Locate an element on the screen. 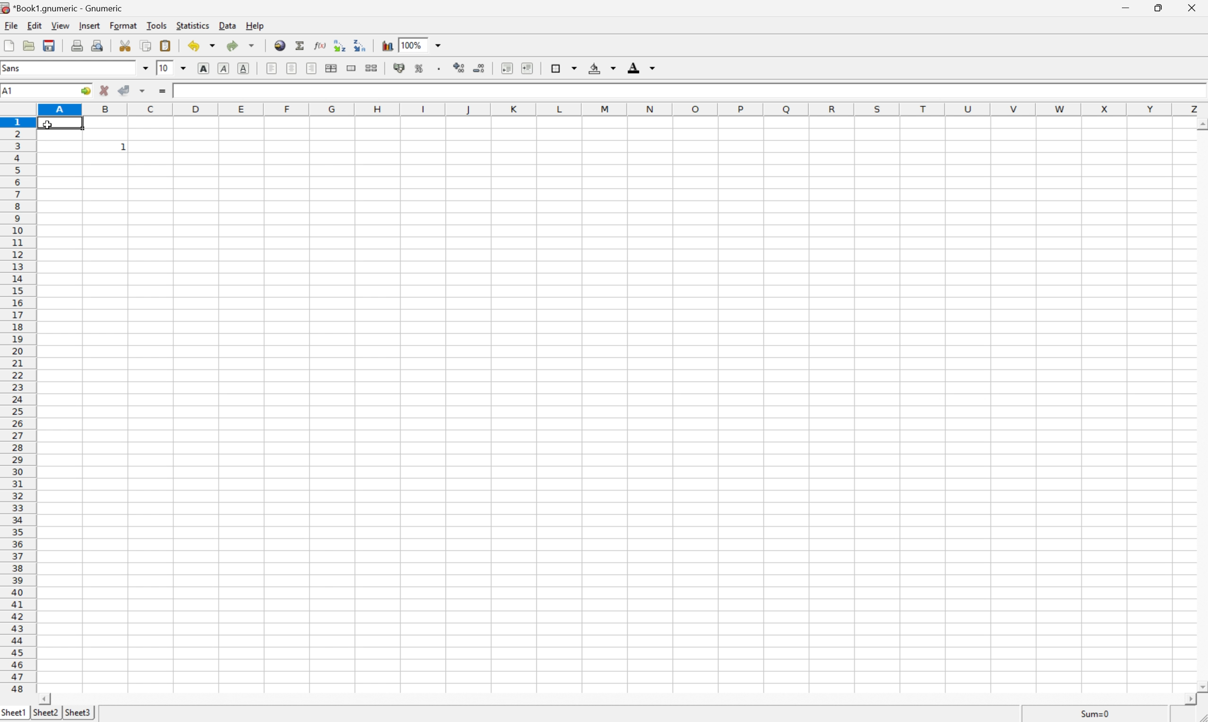  restore down is located at coordinates (1158, 8).